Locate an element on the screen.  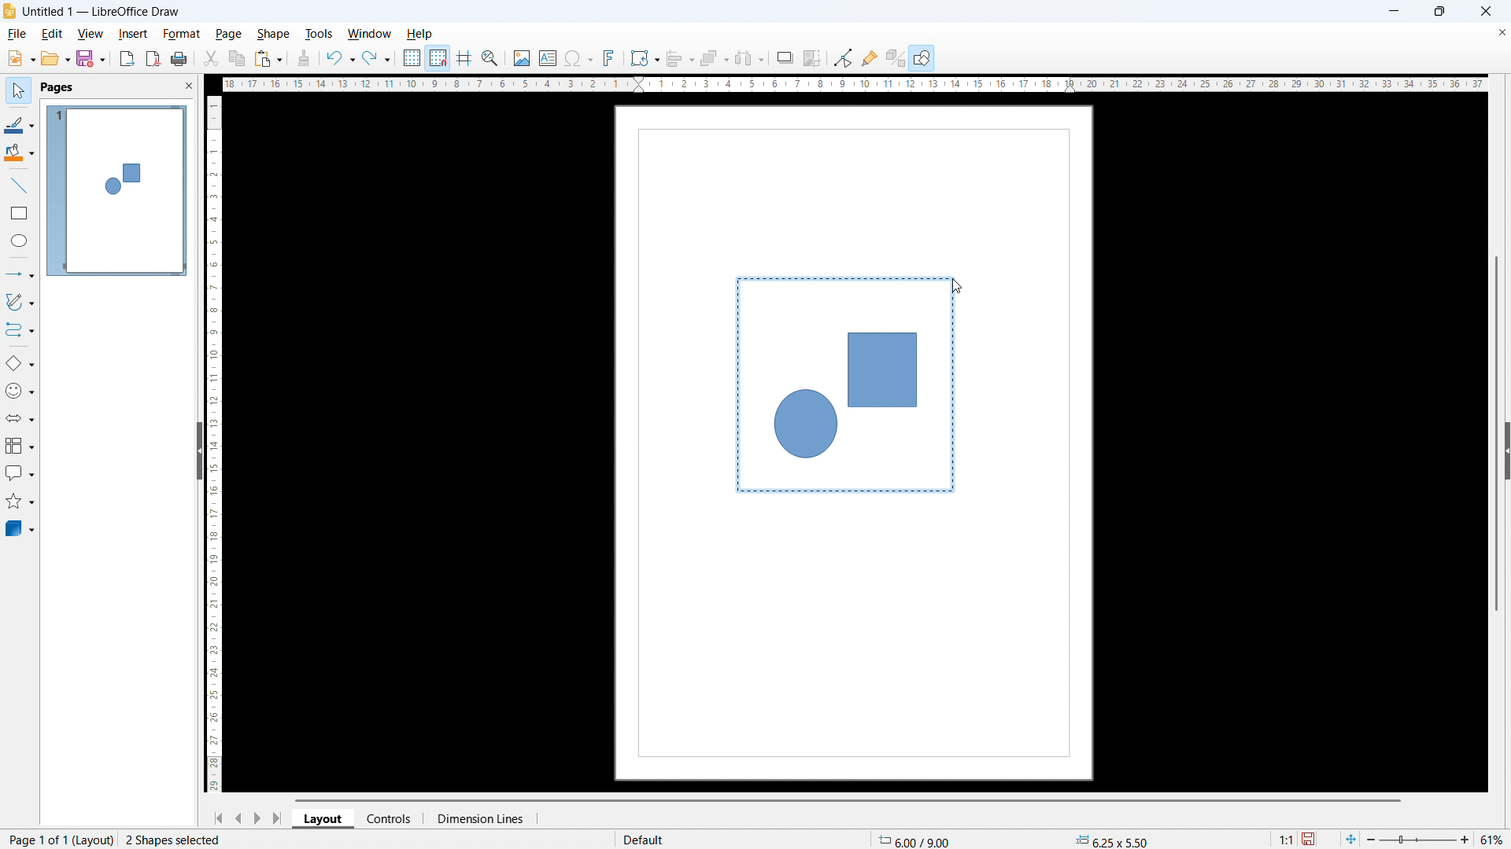
insert image is located at coordinates (522, 59).